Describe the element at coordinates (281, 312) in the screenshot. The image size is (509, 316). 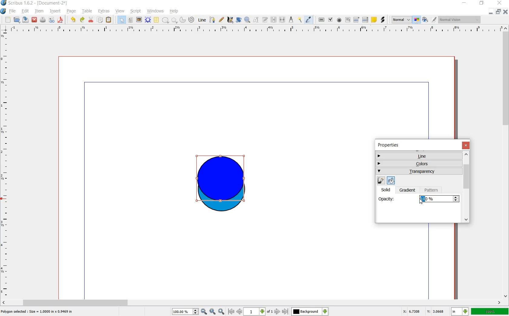
I see `go to next or last page` at that location.